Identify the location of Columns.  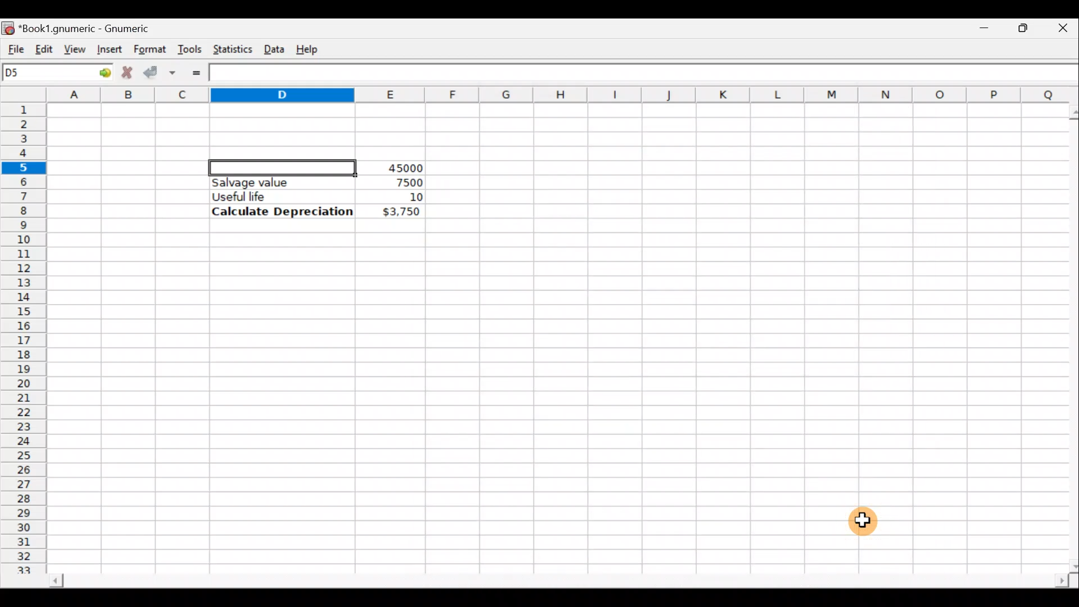
(564, 95).